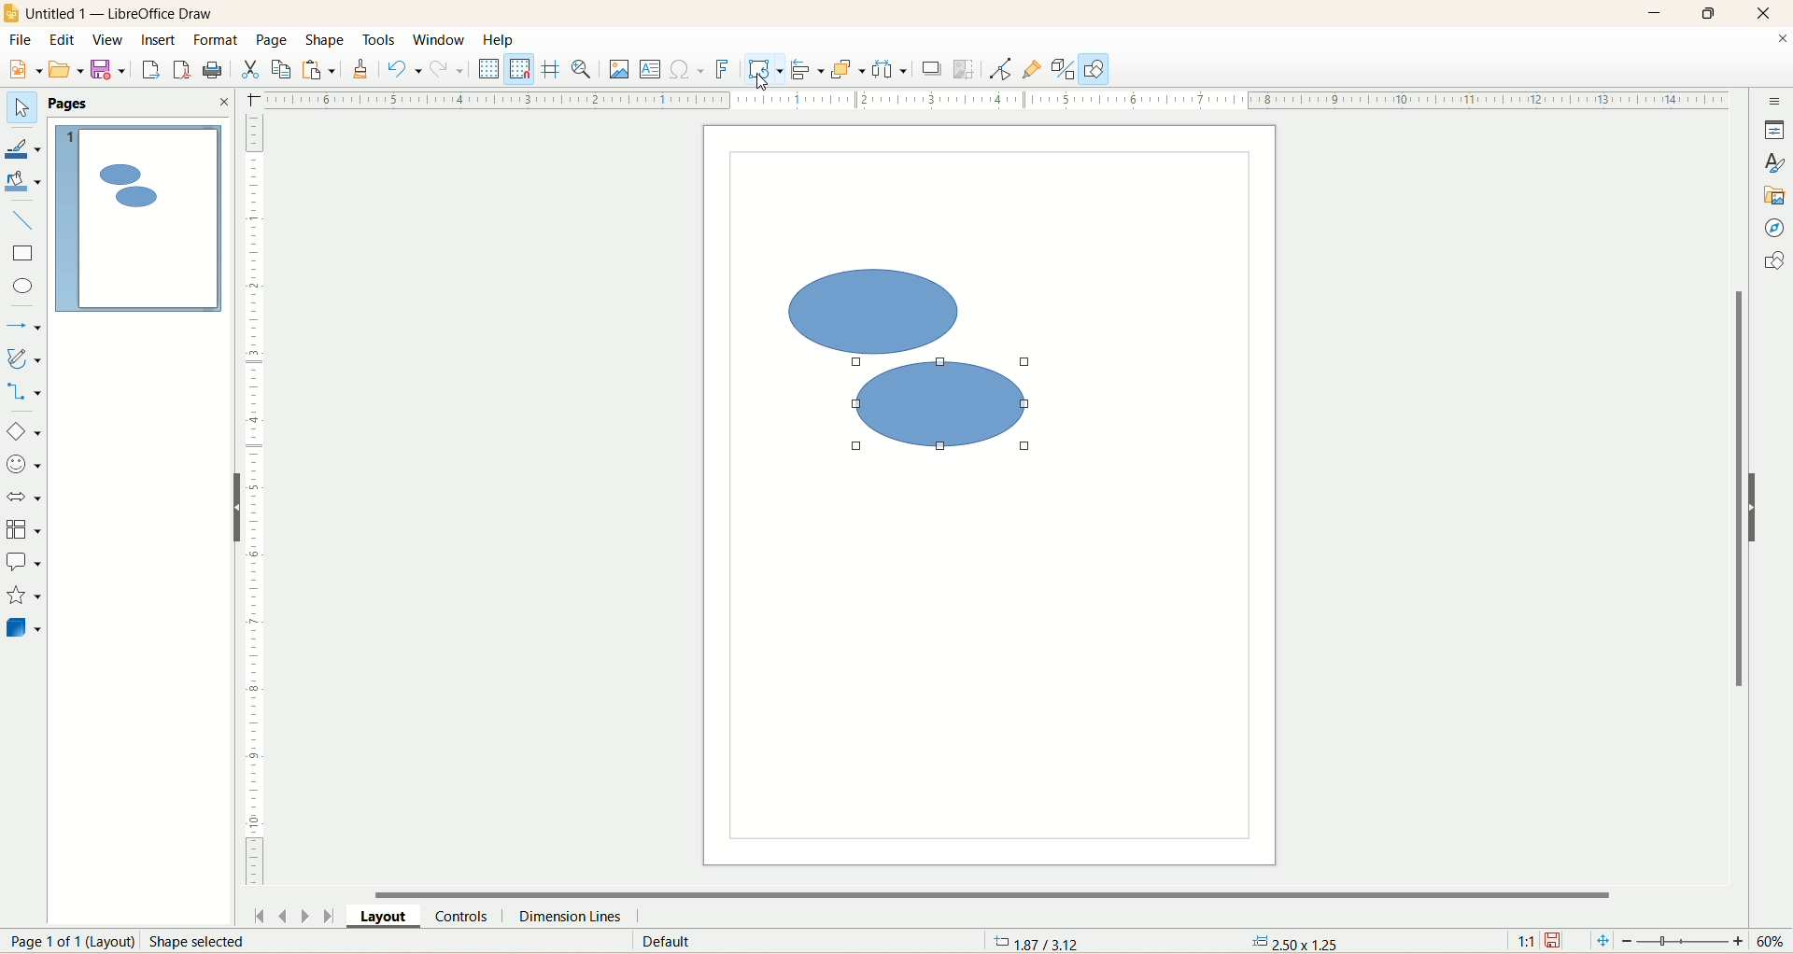 Image resolution: width=1793 pixels, height=954 pixels. I want to click on page number, so click(174, 941).